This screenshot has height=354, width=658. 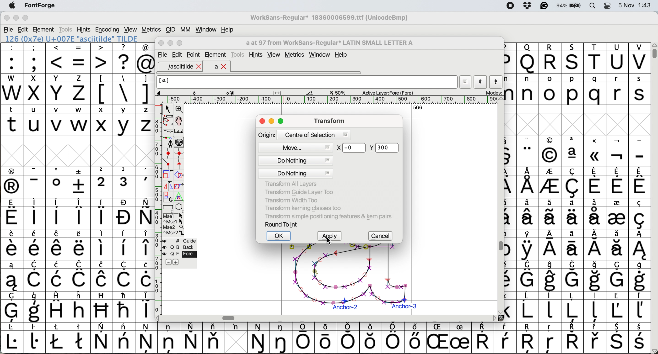 I want to click on symbol, so click(x=572, y=338).